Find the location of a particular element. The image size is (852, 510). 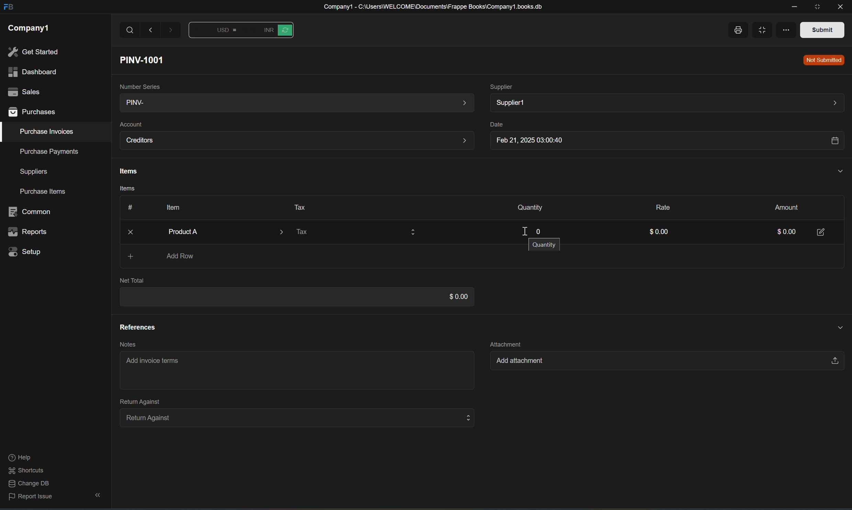

Edit is located at coordinates (822, 231).